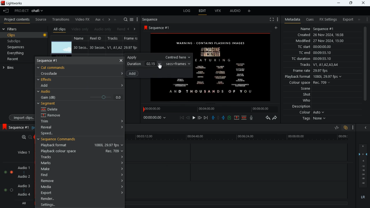 The width and height of the screenshot is (370, 208). I want to click on rend, so click(121, 29).